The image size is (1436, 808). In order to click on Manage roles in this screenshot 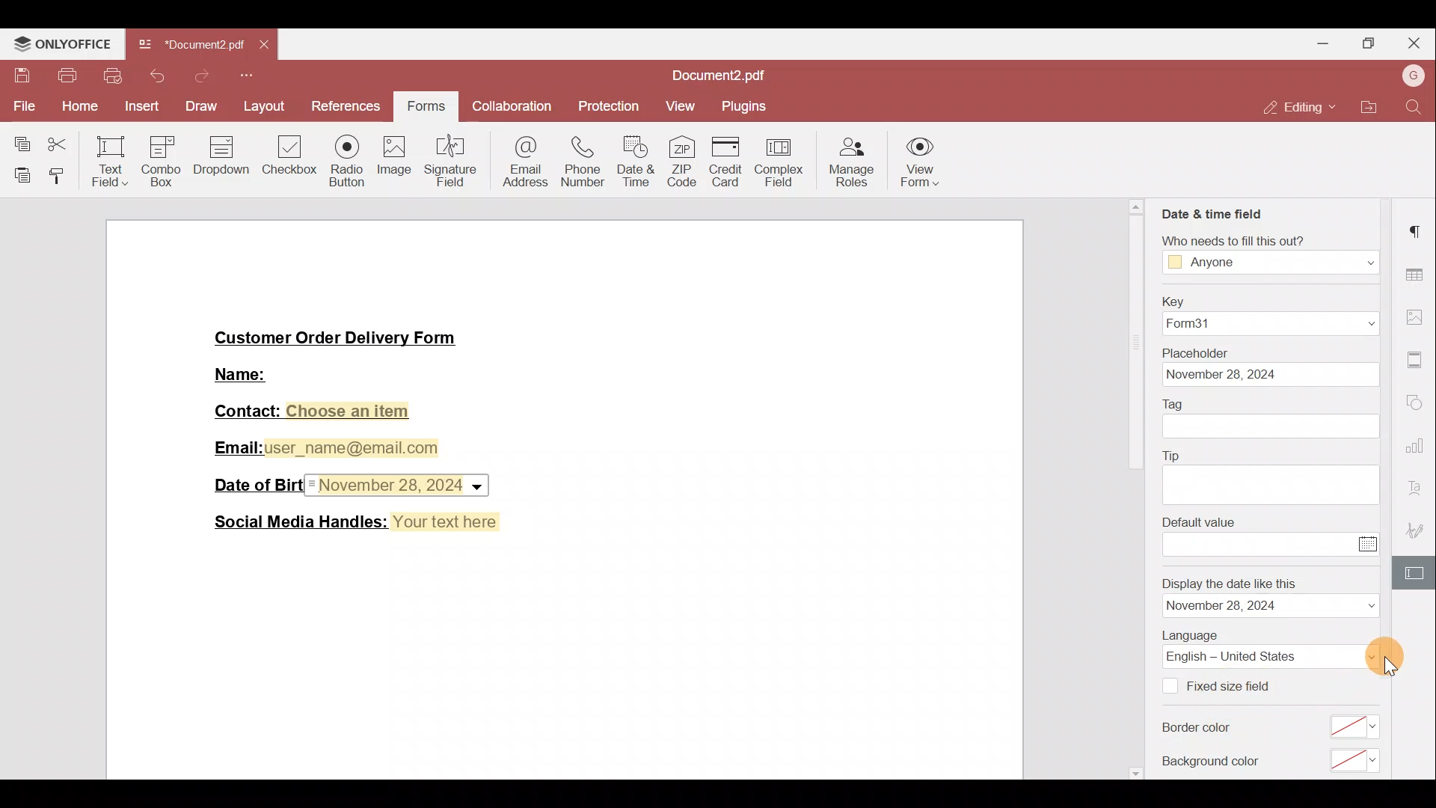, I will do `click(852, 165)`.